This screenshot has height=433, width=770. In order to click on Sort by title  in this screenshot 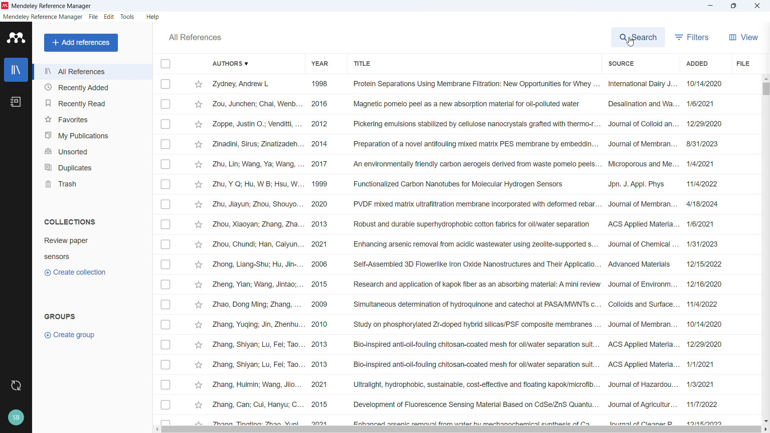, I will do `click(364, 64)`.